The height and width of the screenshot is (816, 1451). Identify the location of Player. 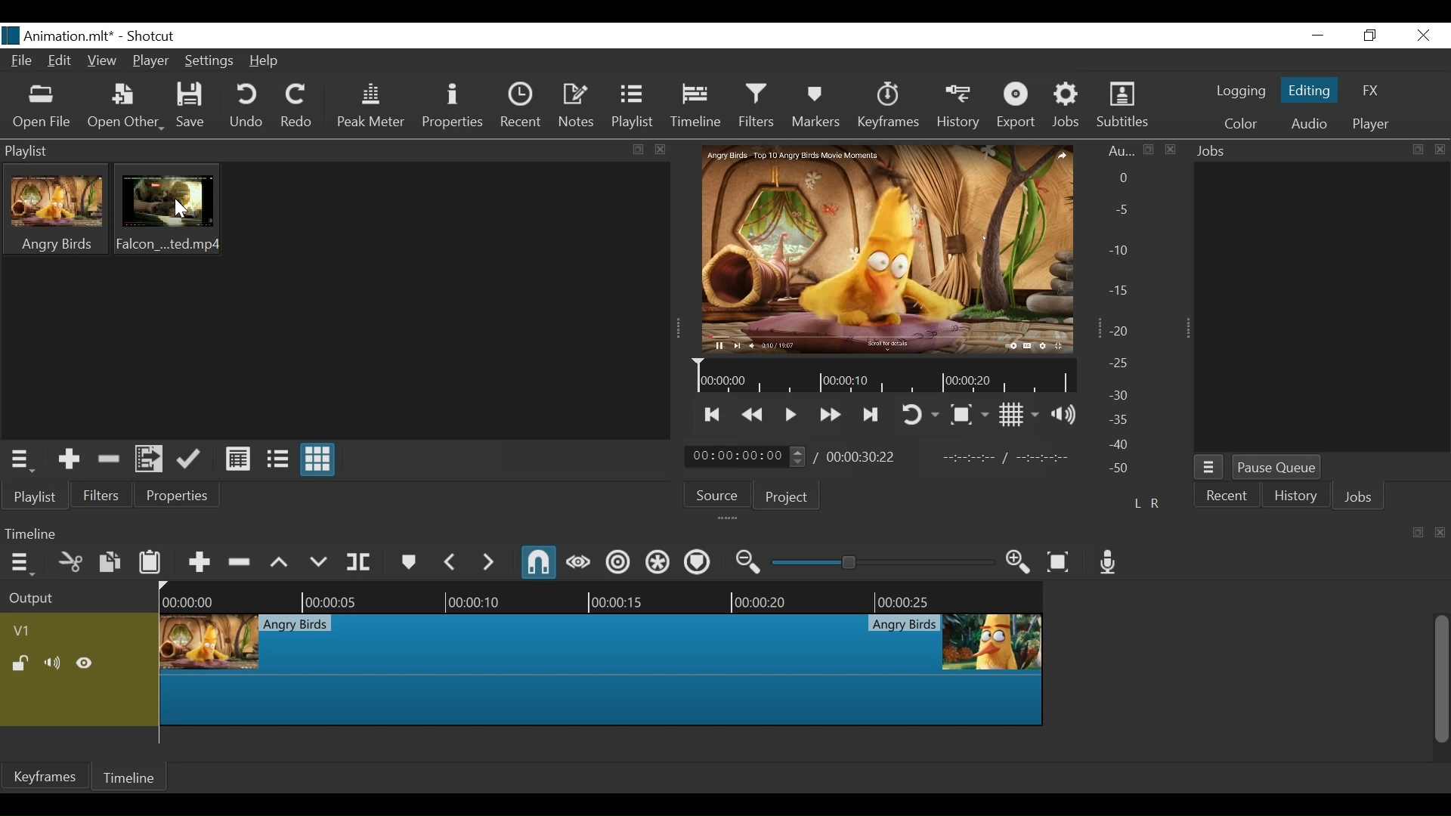
(149, 60).